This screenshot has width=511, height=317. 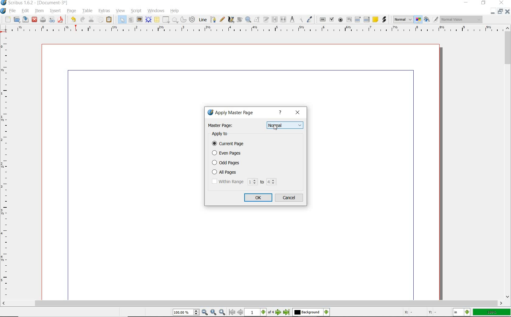 I want to click on Zoom Out, so click(x=204, y=312).